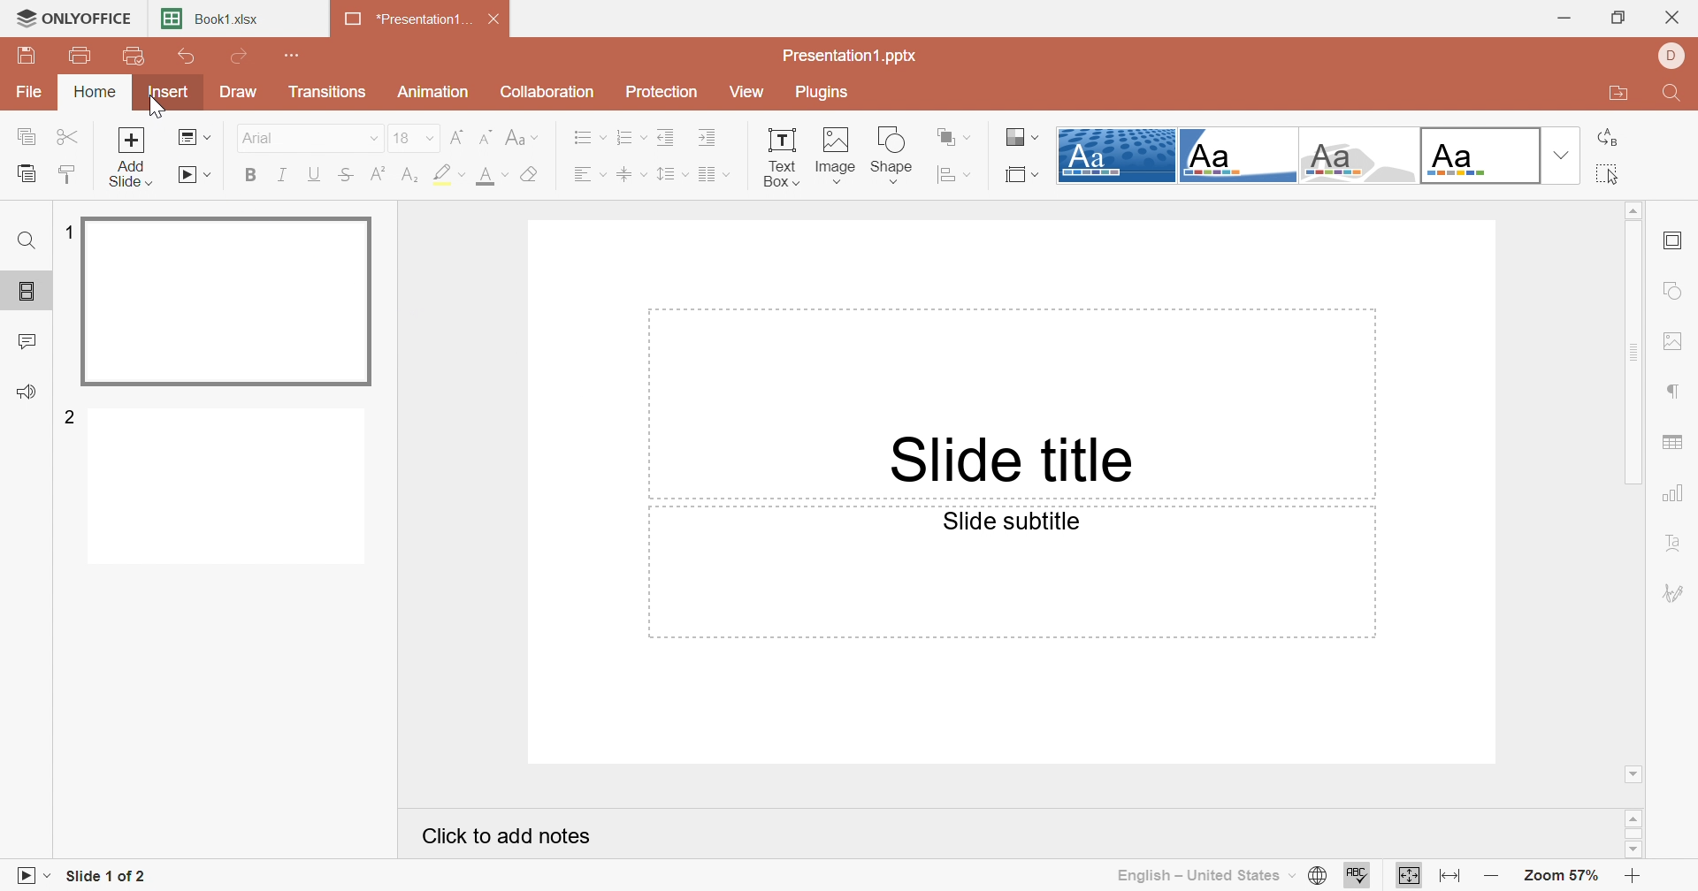  Describe the element at coordinates (1676, 19) in the screenshot. I see `Close` at that location.